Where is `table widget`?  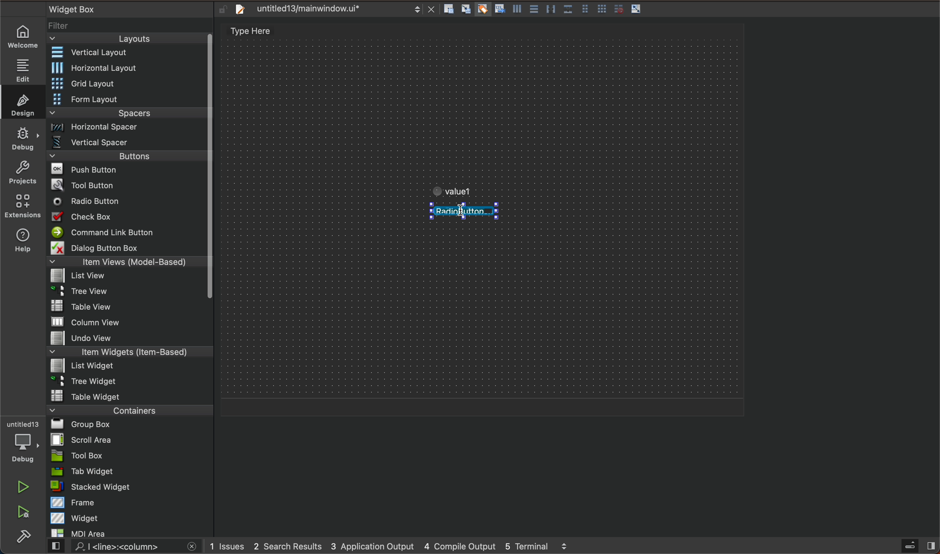
table widget is located at coordinates (130, 396).